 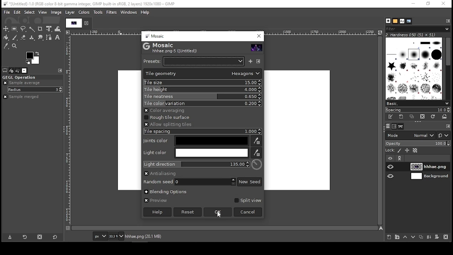 What do you see at coordinates (145, 13) in the screenshot?
I see `help` at bounding box center [145, 13].